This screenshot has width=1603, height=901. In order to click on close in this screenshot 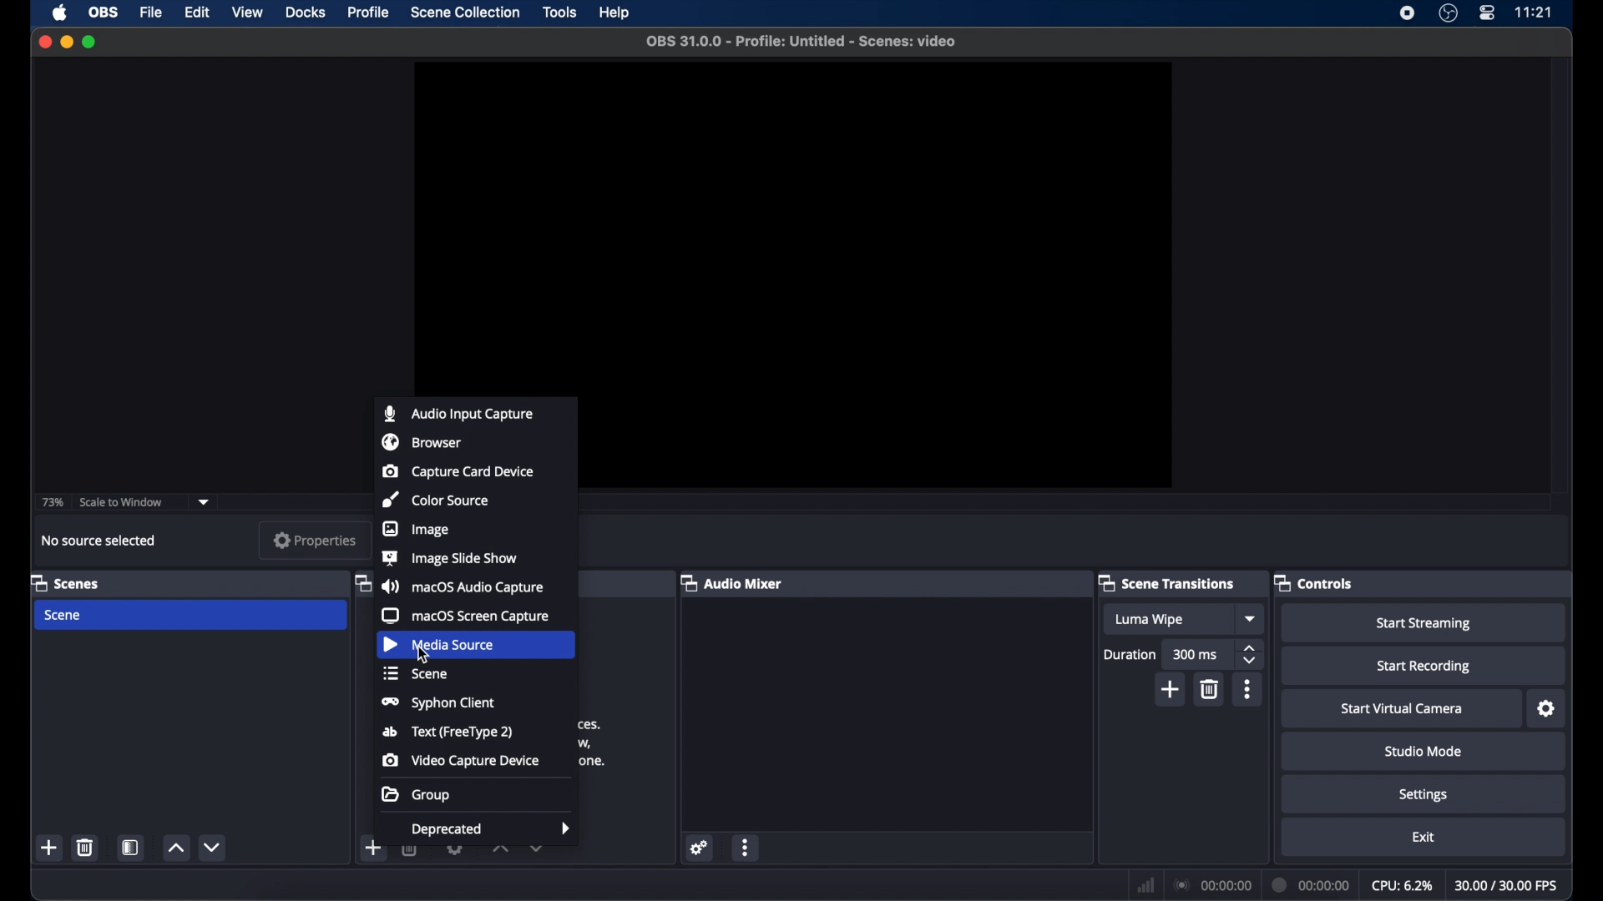, I will do `click(44, 42)`.